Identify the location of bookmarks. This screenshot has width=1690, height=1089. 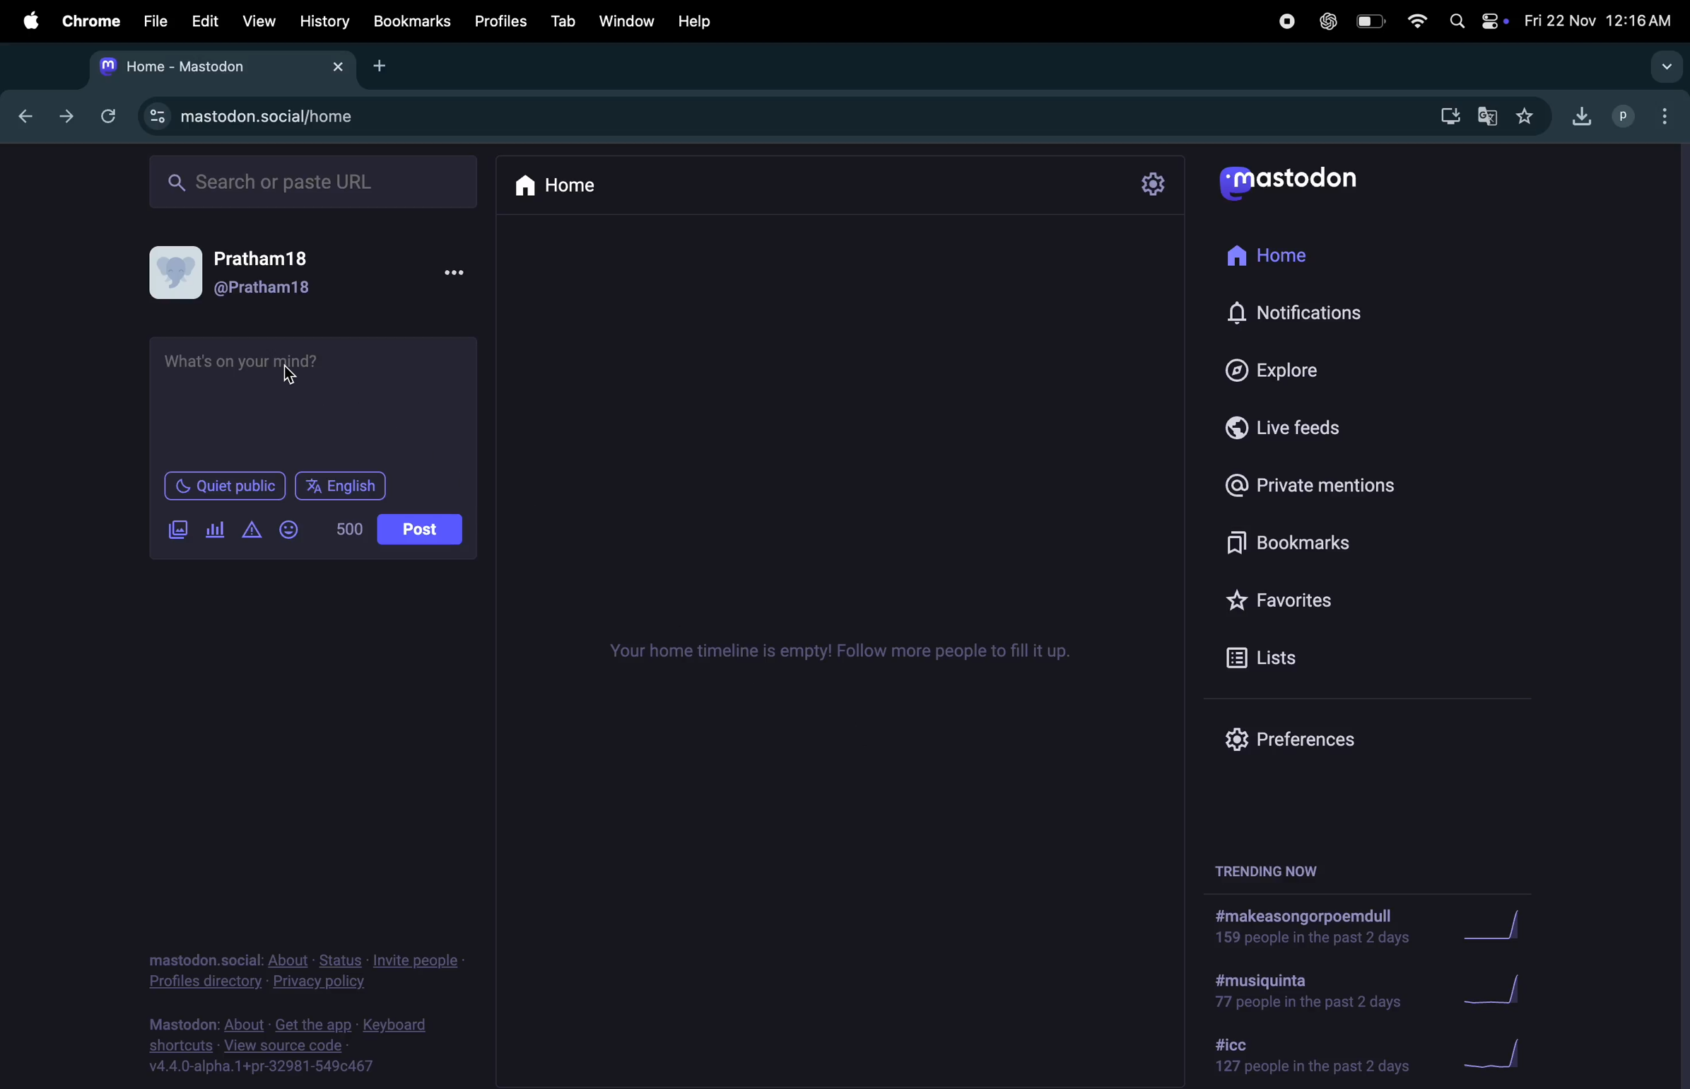
(412, 21).